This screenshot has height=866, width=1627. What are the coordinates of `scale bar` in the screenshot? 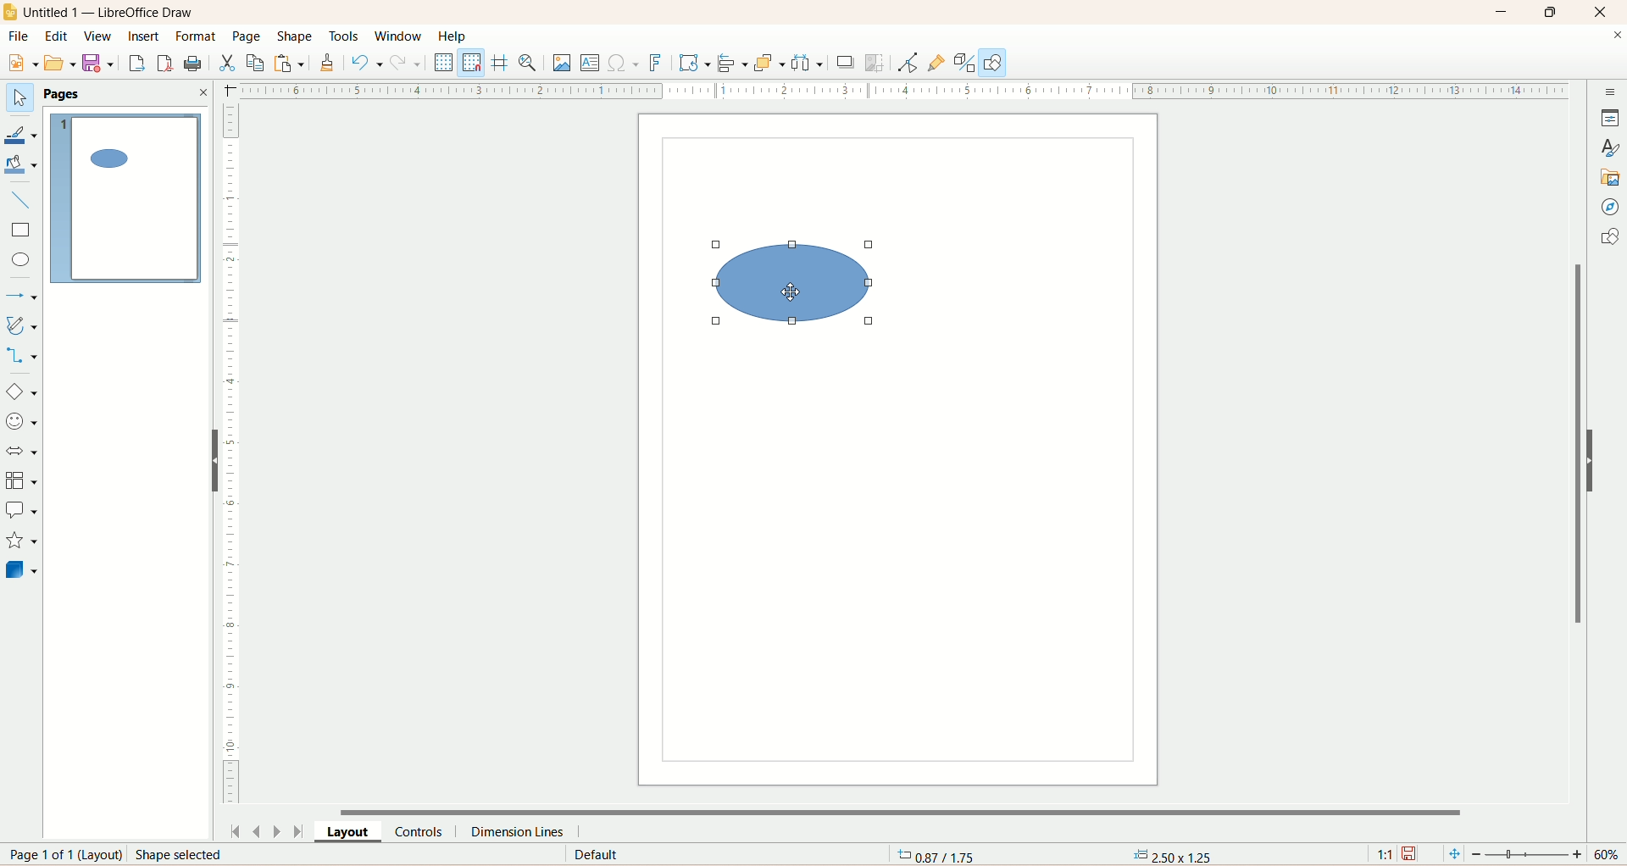 It's located at (906, 92).